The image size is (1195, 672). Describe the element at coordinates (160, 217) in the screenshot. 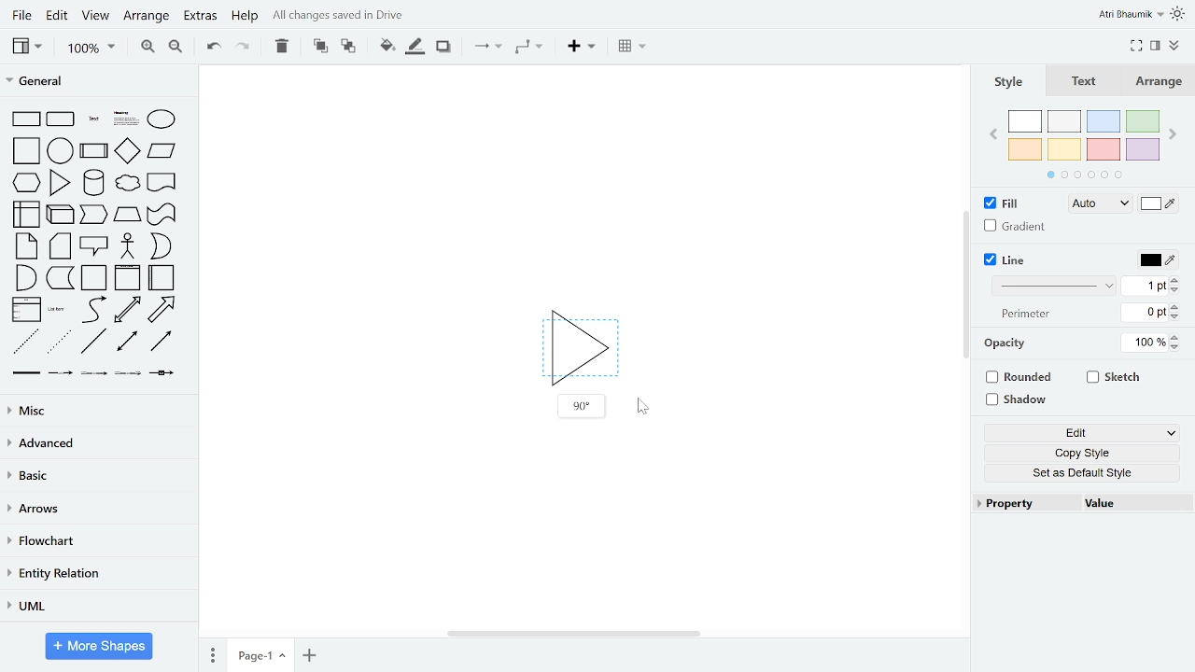

I see `tape` at that location.